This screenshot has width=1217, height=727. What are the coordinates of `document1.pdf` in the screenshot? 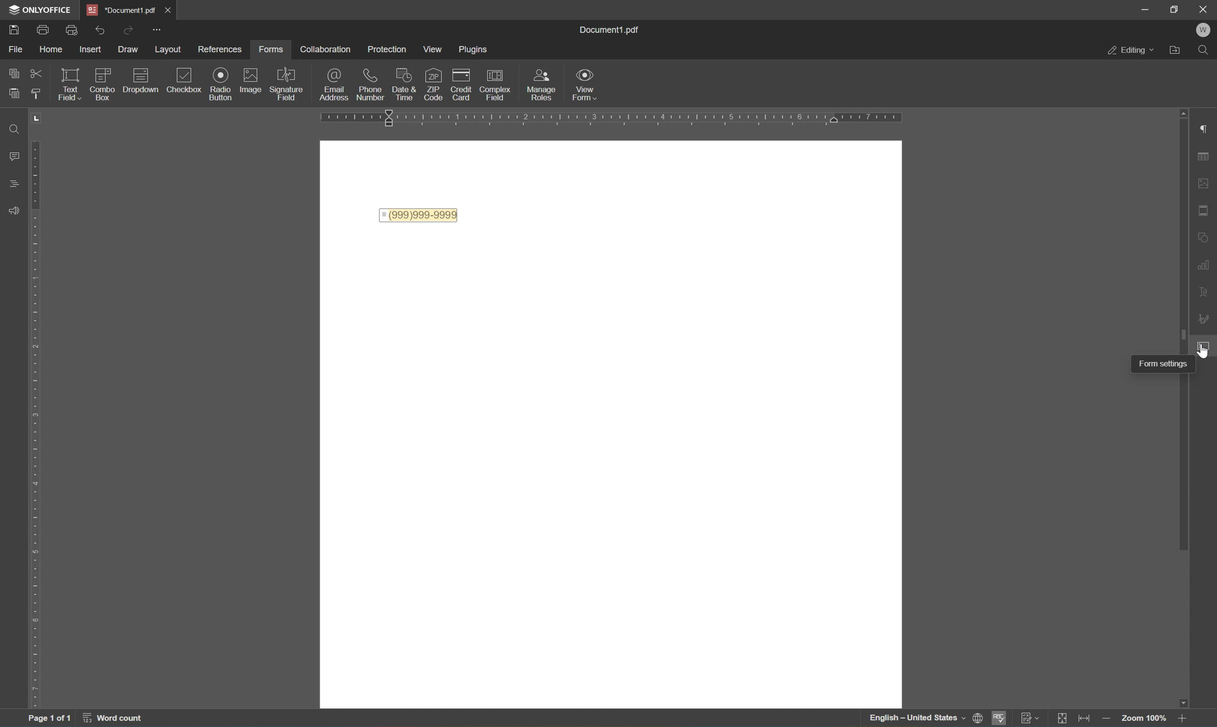 It's located at (119, 8).